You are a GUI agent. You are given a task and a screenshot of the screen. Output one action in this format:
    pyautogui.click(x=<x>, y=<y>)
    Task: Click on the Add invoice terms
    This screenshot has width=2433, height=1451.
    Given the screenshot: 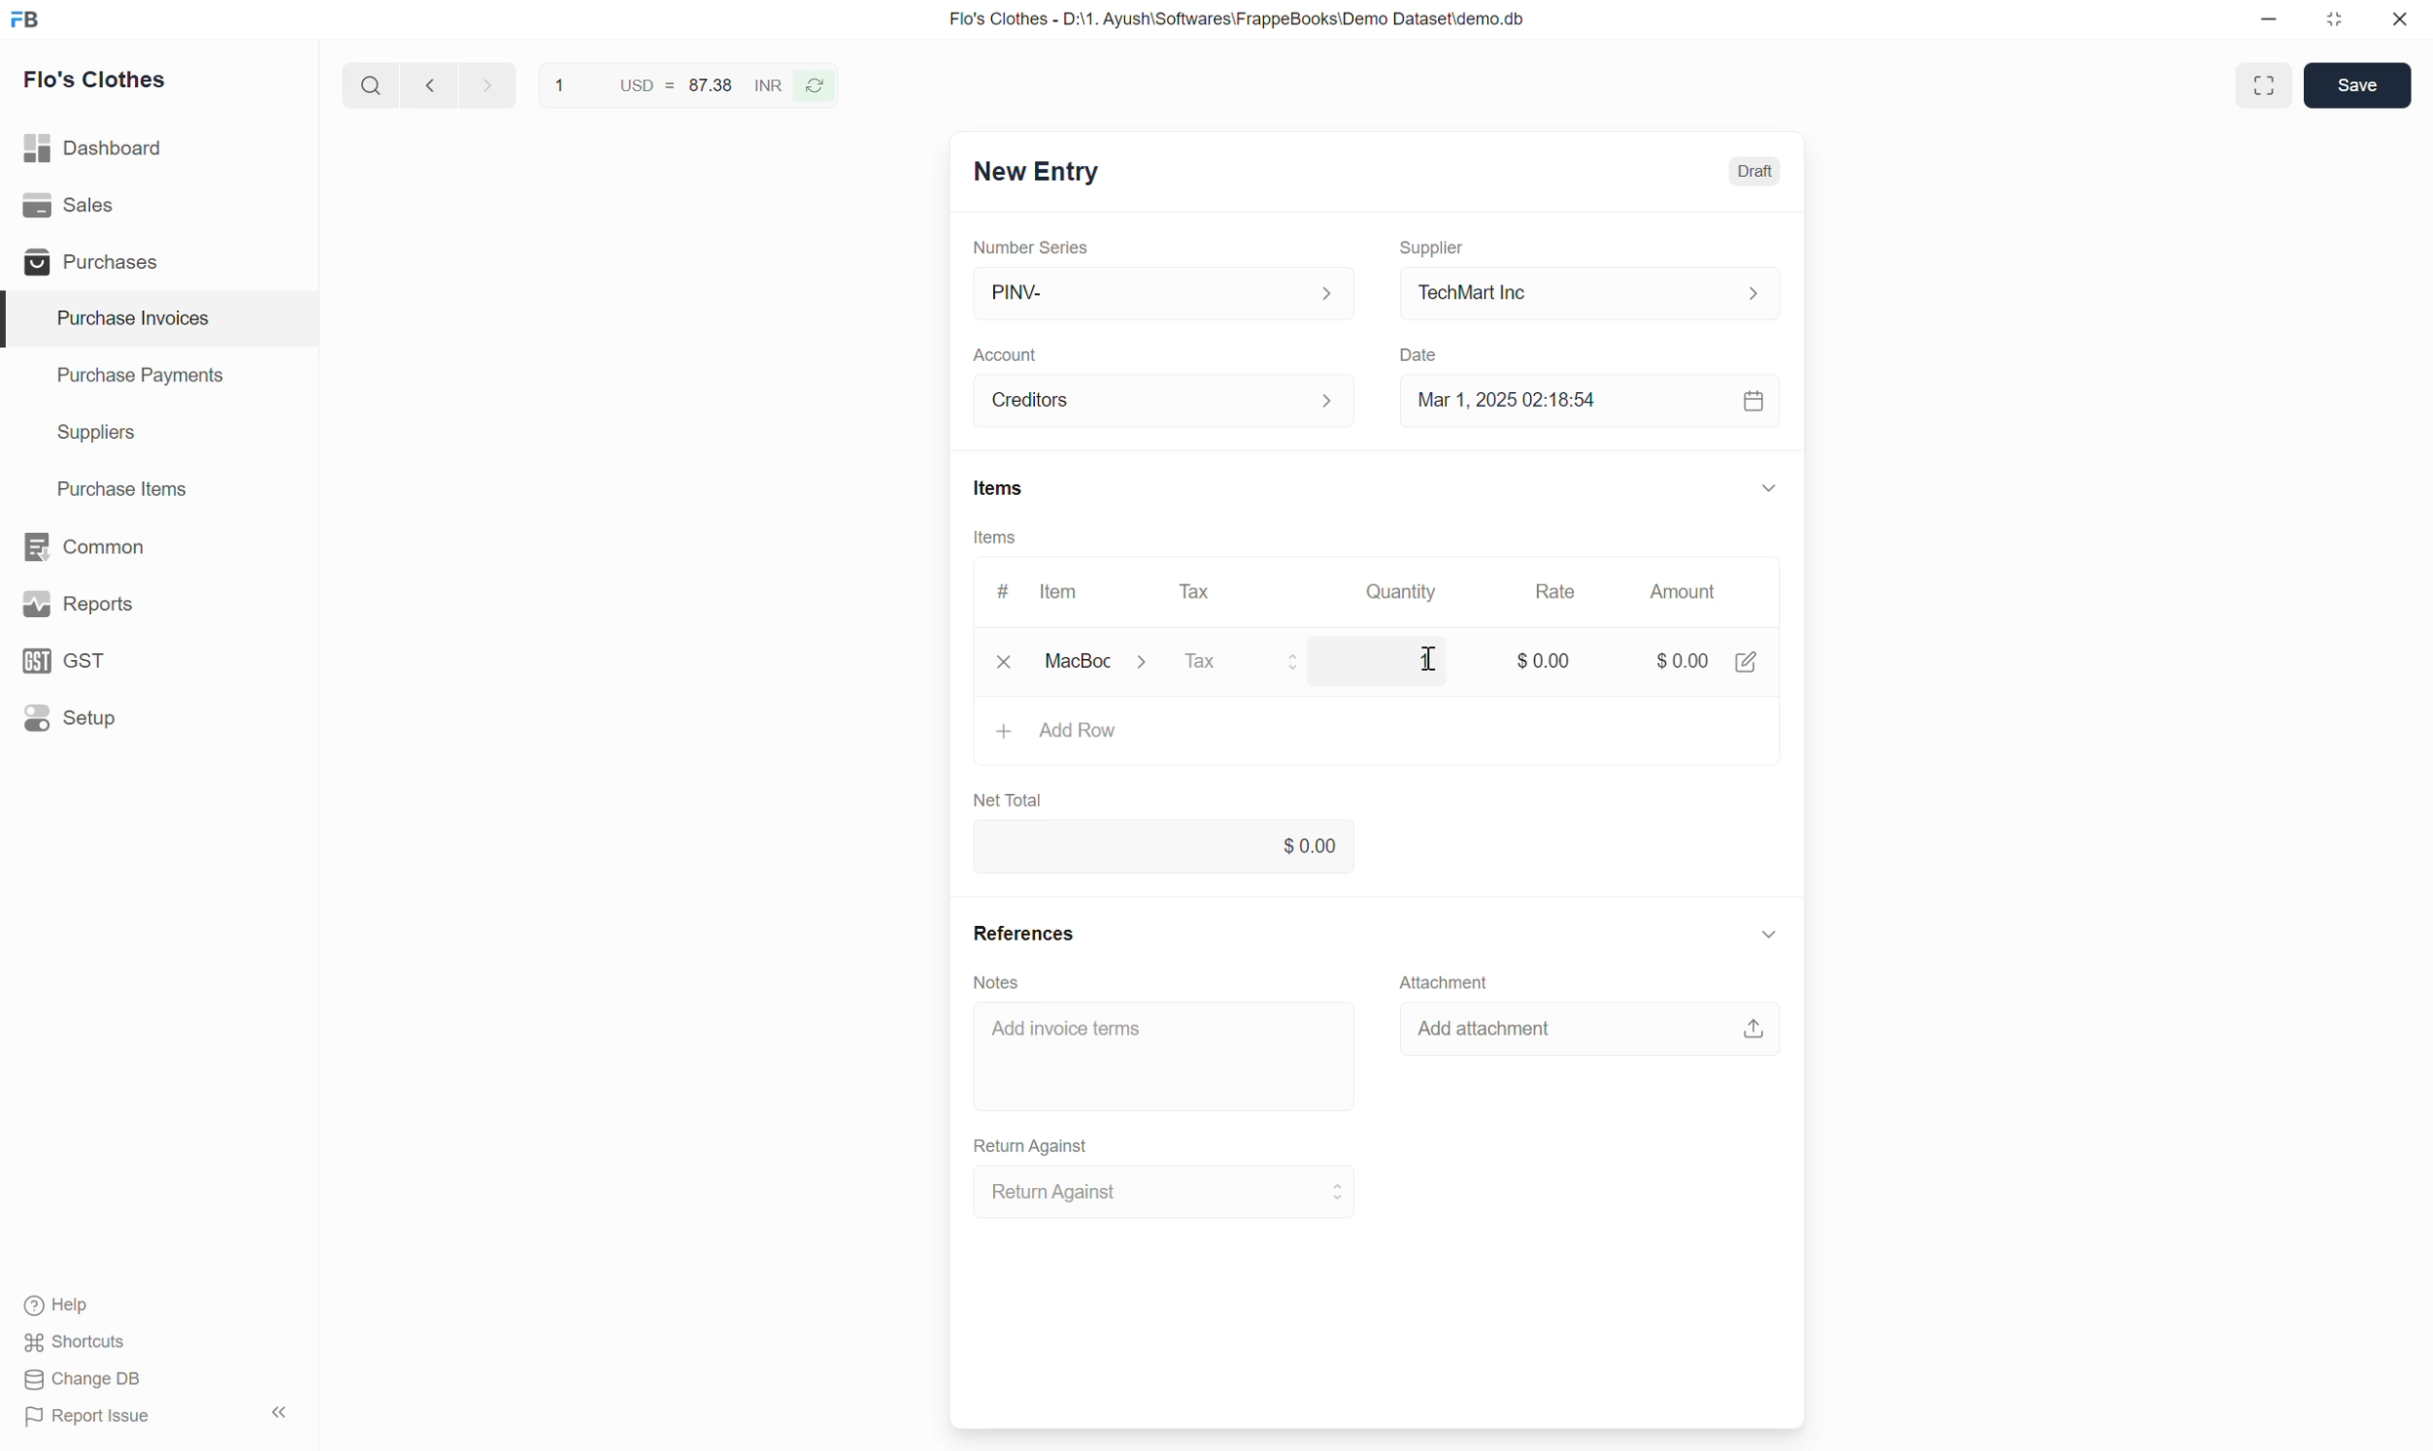 What is the action you would take?
    pyautogui.click(x=1166, y=1055)
    